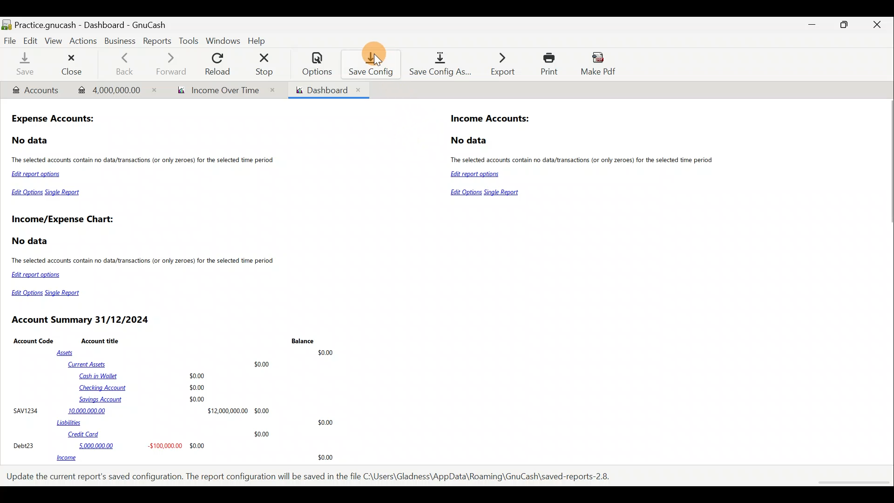 This screenshot has height=503, width=894. What do you see at coordinates (488, 193) in the screenshot?
I see `Edit Options Single Report` at bounding box center [488, 193].